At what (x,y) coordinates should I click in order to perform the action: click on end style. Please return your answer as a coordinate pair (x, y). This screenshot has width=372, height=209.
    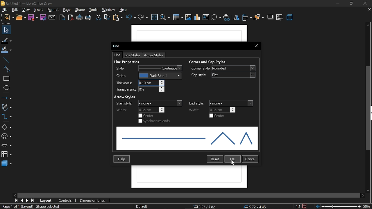
    Looking at the image, I should click on (232, 103).